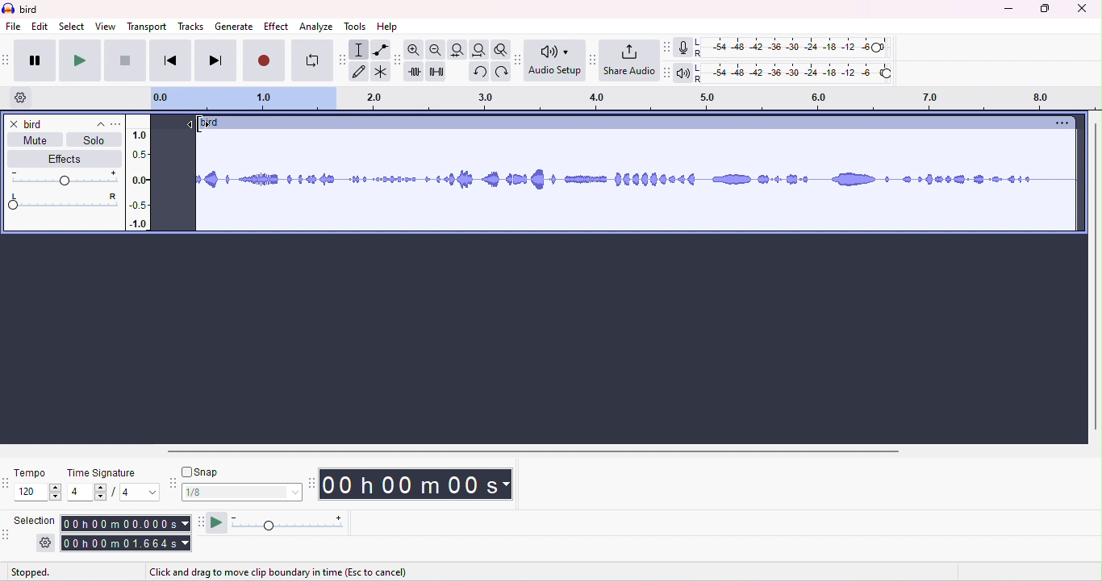  What do you see at coordinates (139, 175) in the screenshot?
I see `amplitude` at bounding box center [139, 175].